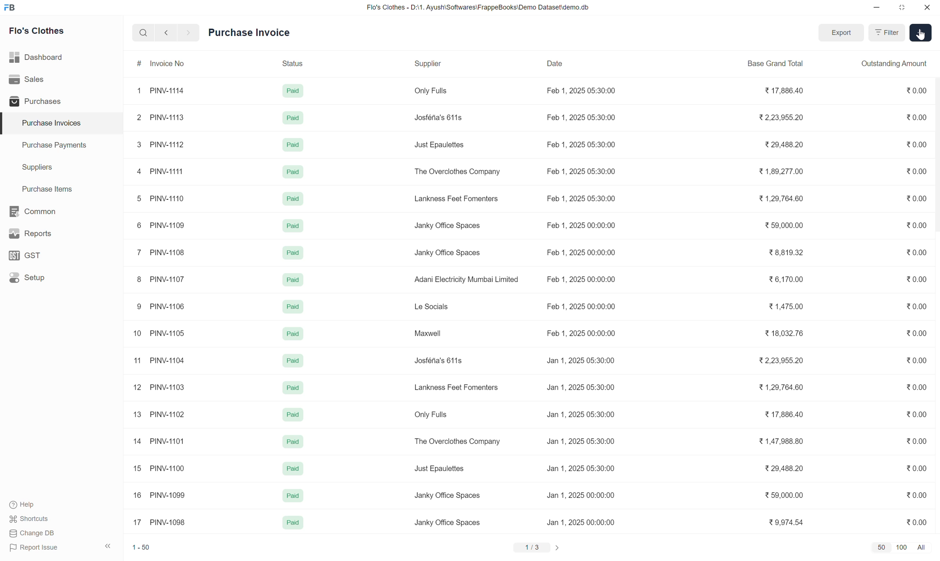  Describe the element at coordinates (293, 333) in the screenshot. I see `Paid` at that location.